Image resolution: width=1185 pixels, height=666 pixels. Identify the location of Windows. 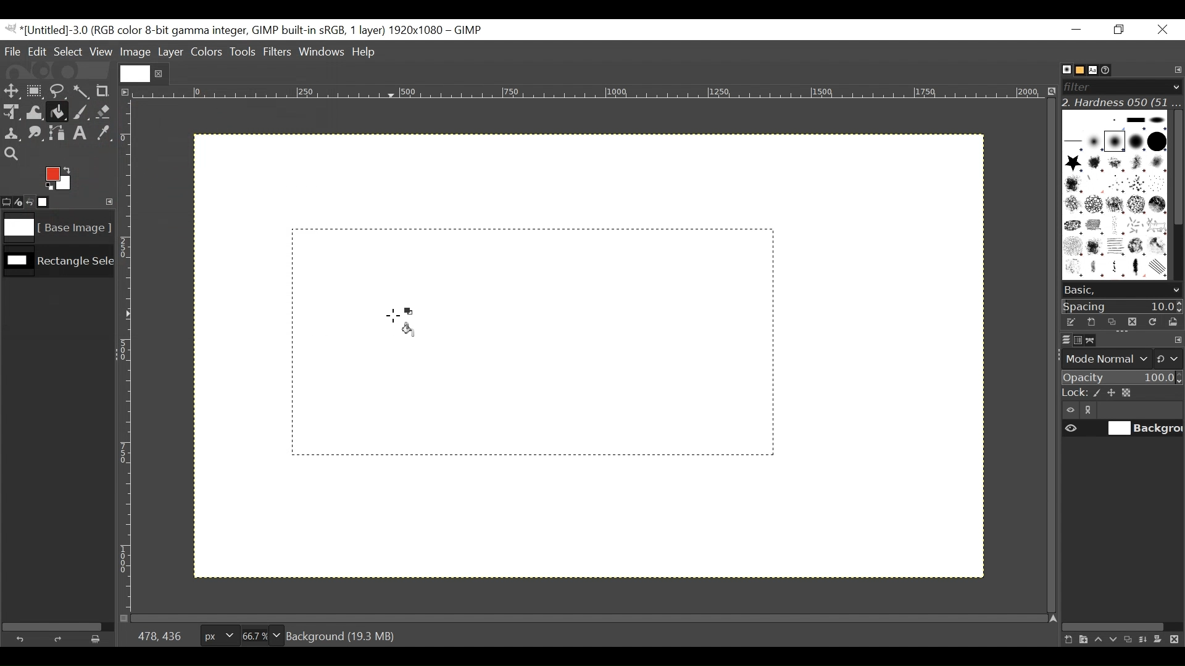
(323, 53).